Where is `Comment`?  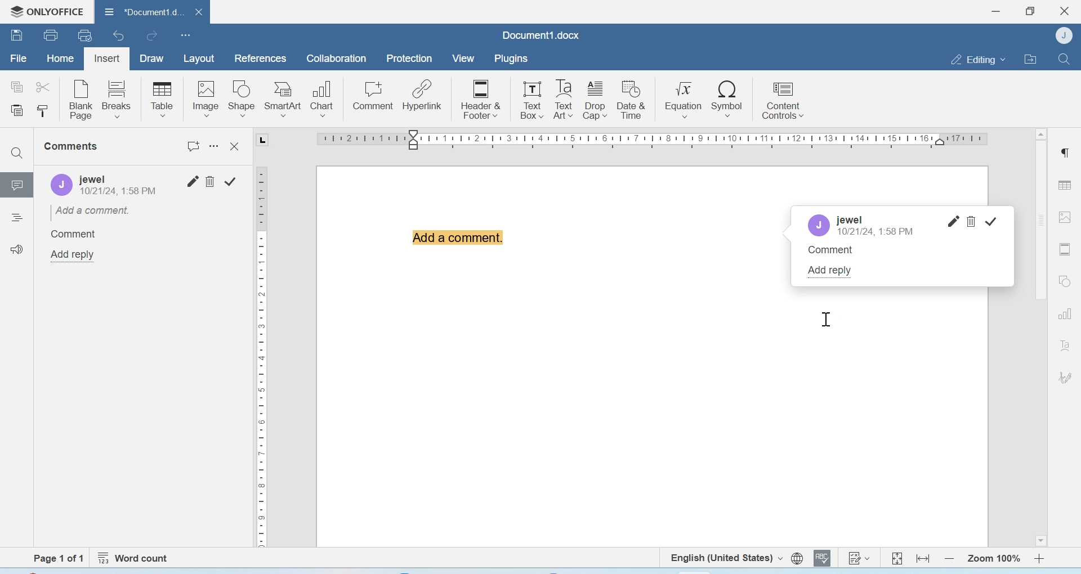 Comment is located at coordinates (837, 254).